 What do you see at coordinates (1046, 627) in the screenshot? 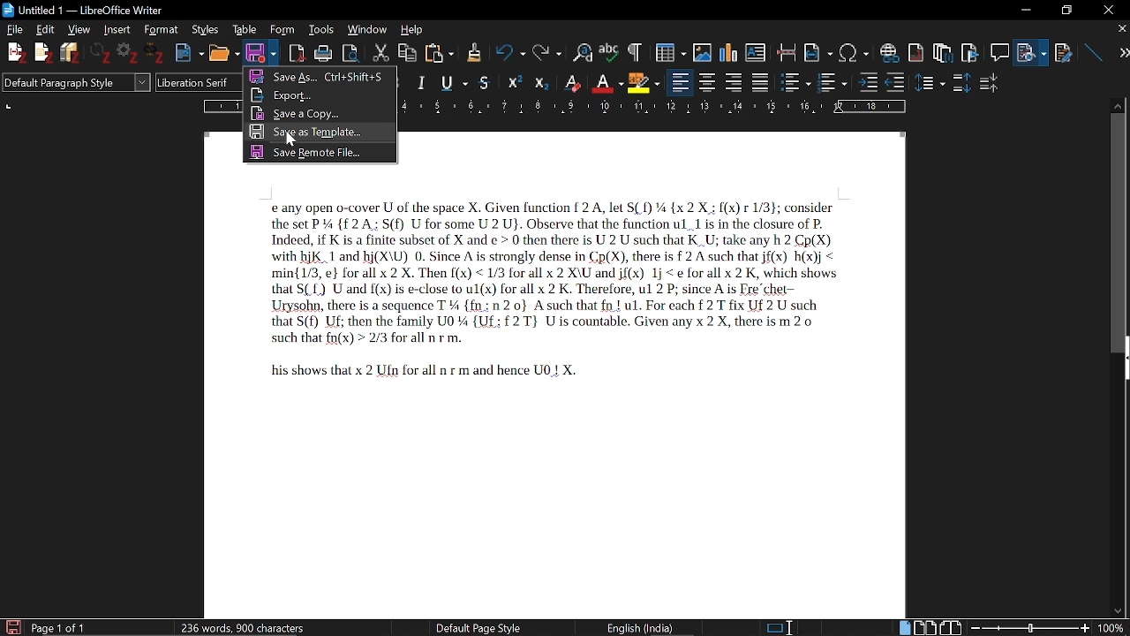
I see `change zoom` at bounding box center [1046, 627].